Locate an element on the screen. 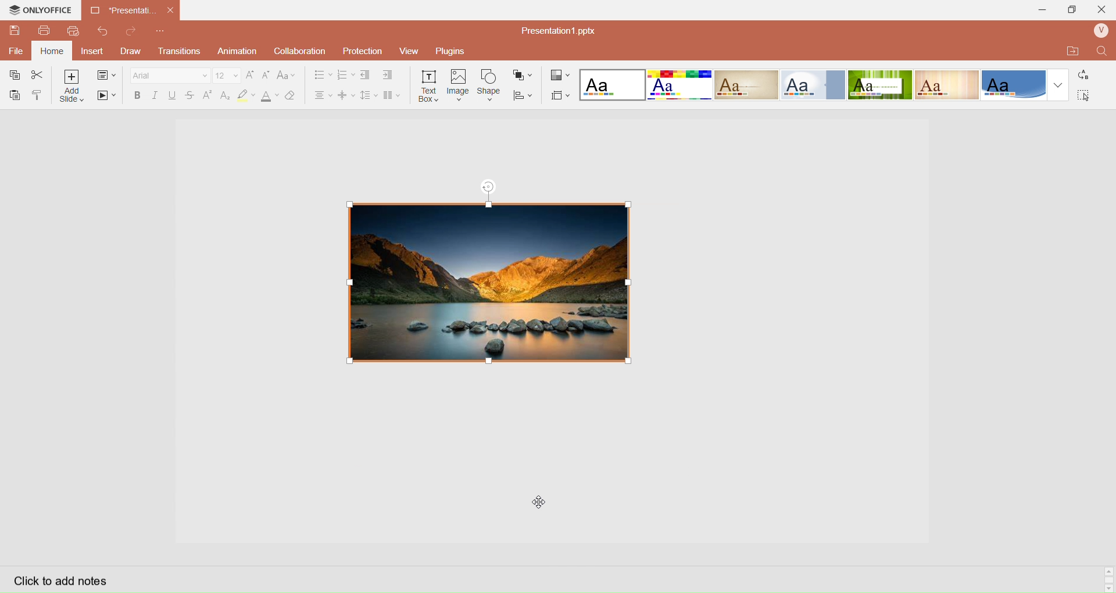 This screenshot has height=593, width=1116. Redo is located at coordinates (131, 31).